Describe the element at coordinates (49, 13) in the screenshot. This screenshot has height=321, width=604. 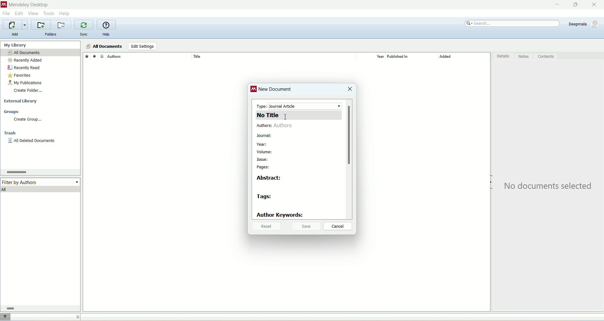
I see `tools` at that location.